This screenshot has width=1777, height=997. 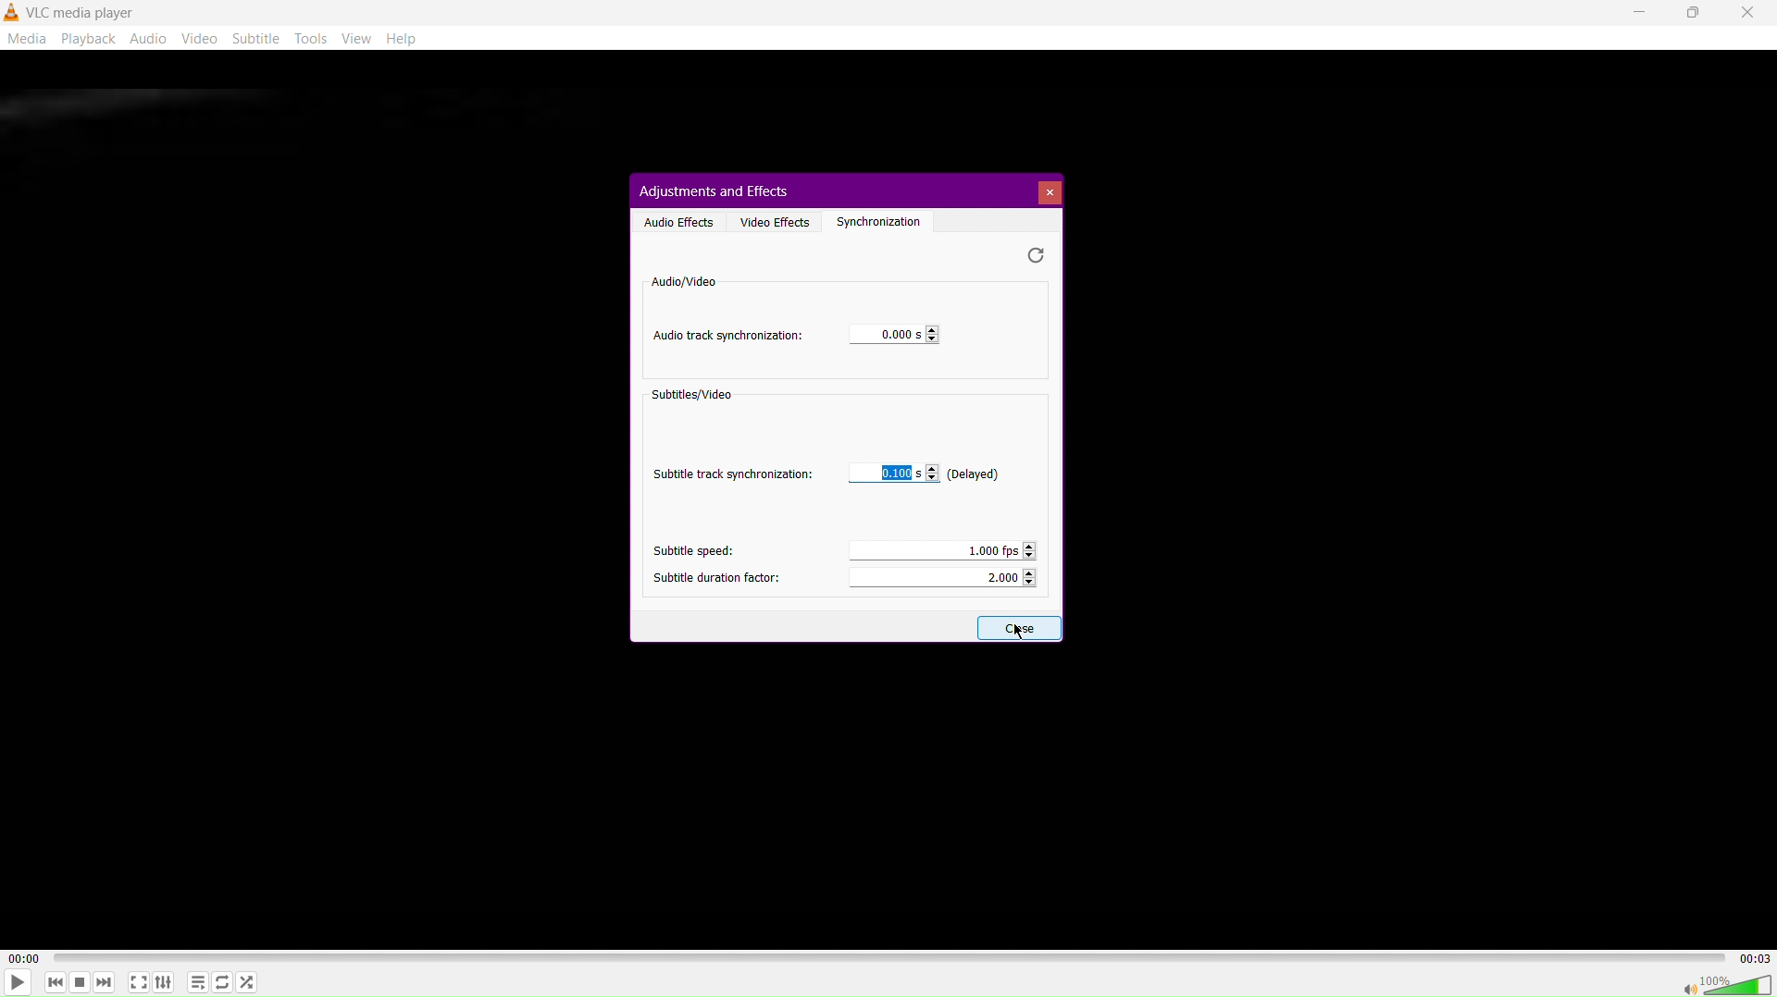 What do you see at coordinates (168, 982) in the screenshot?
I see `Extended Settings` at bounding box center [168, 982].